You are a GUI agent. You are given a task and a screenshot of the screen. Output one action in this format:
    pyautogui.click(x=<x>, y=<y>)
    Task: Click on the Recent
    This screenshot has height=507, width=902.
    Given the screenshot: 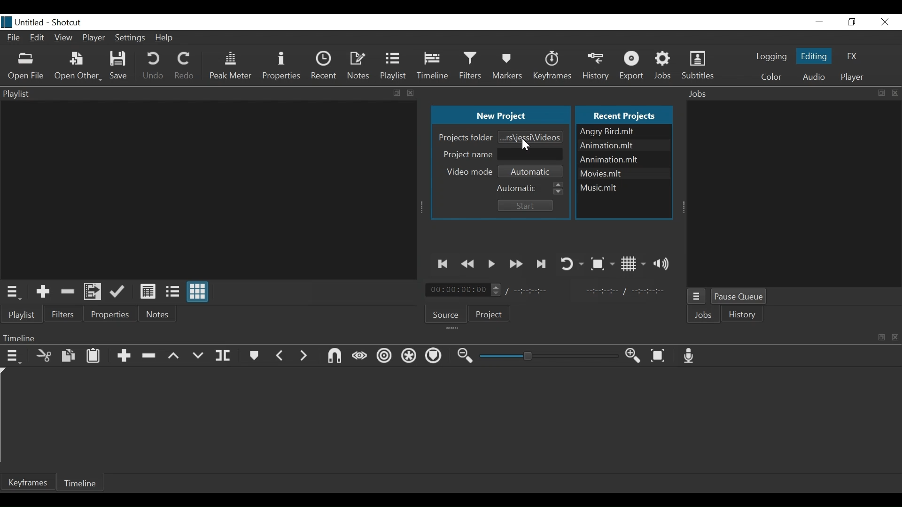 What is the action you would take?
    pyautogui.click(x=324, y=65)
    